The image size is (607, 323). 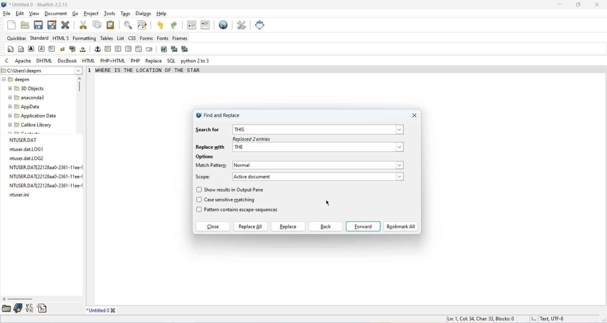 I want to click on find and replace, so click(x=223, y=115).